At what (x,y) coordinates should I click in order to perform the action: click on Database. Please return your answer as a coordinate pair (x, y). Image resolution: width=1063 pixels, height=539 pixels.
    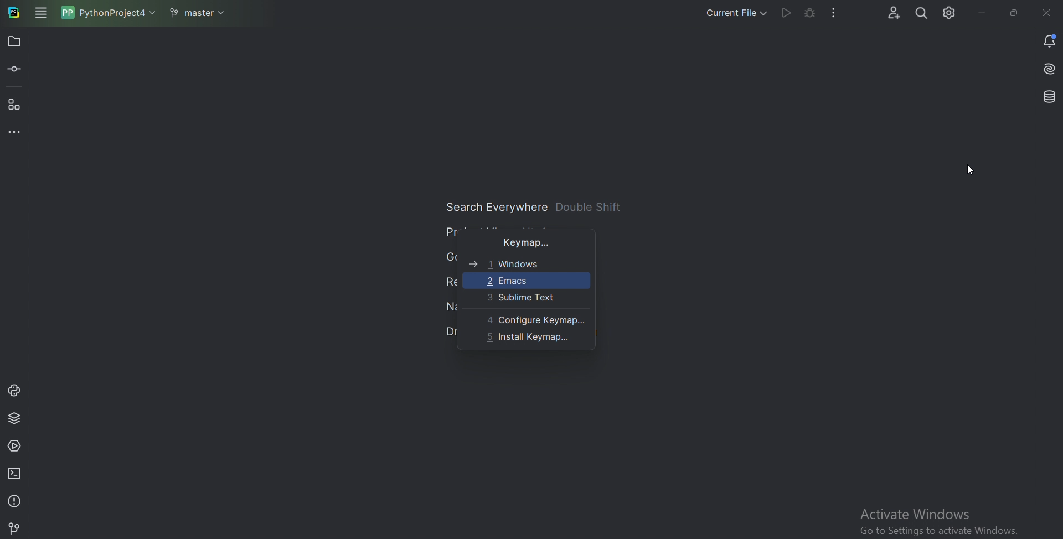
    Looking at the image, I should click on (1050, 95).